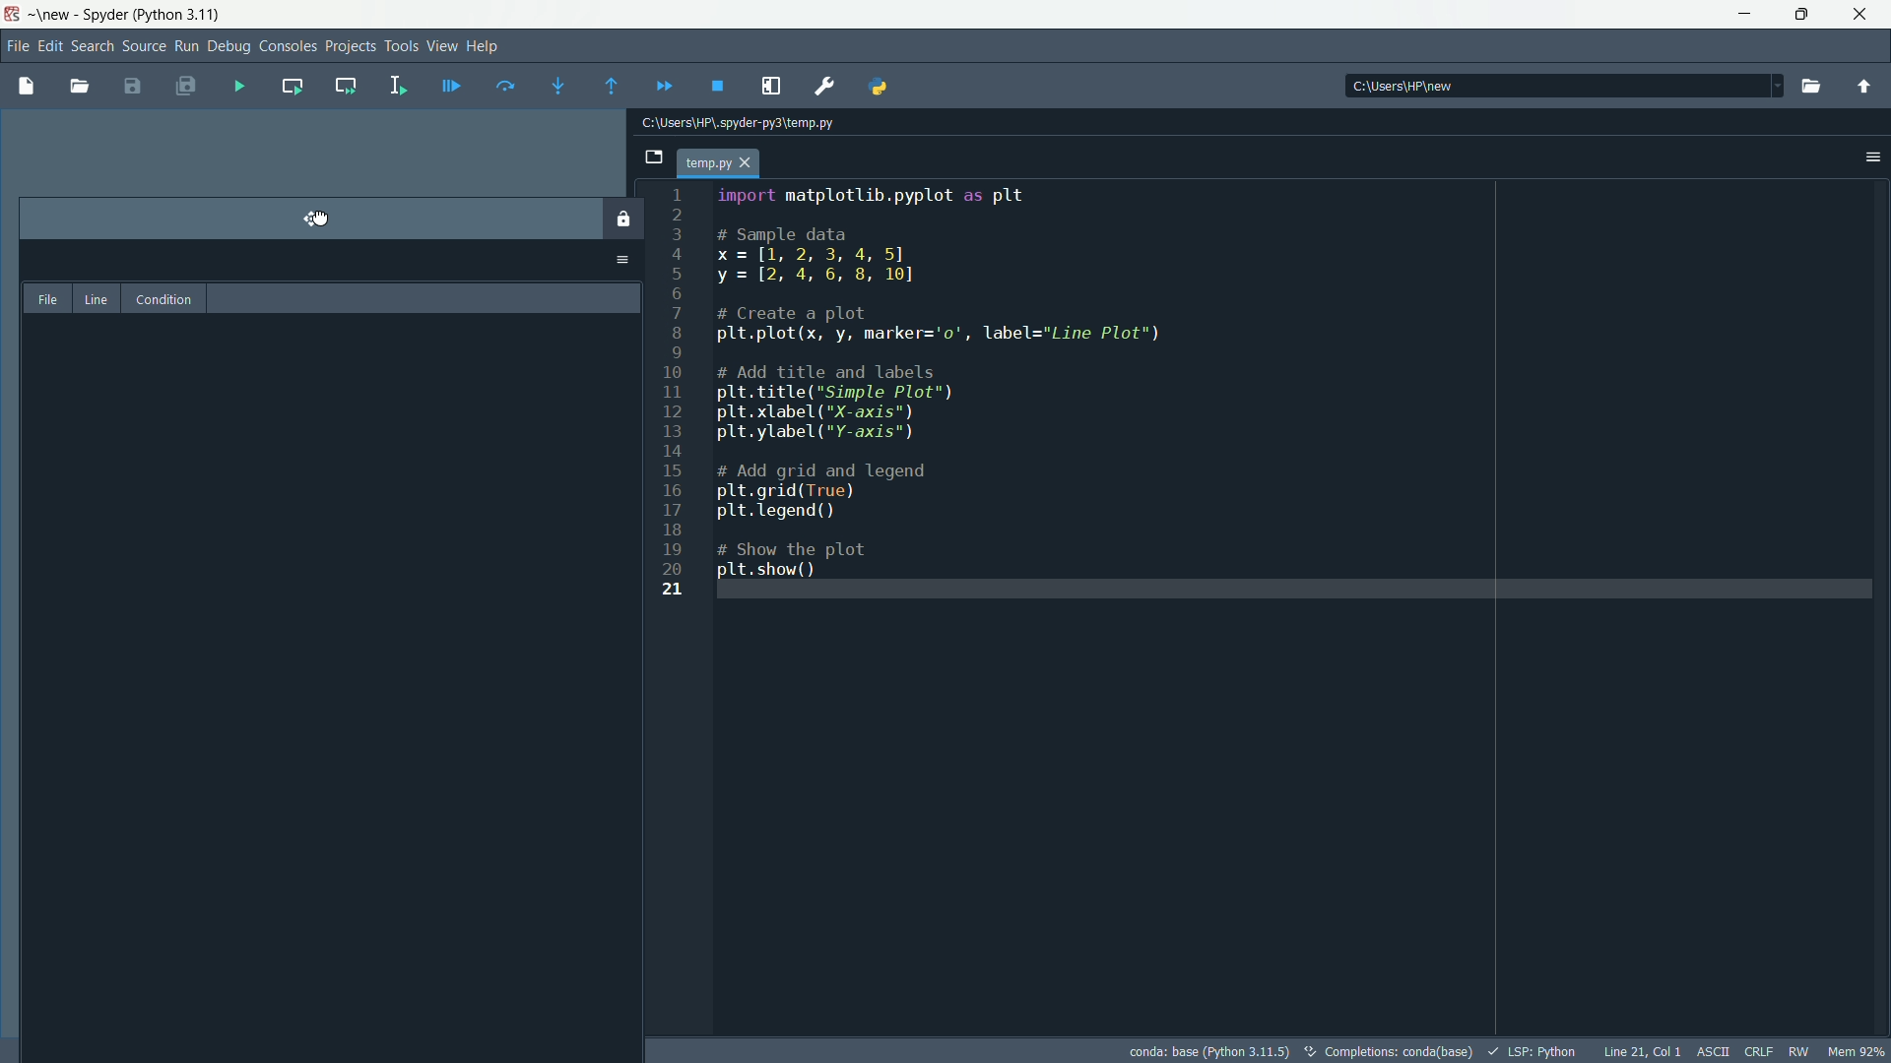  What do you see at coordinates (452, 84) in the screenshot?
I see `debug file` at bounding box center [452, 84].